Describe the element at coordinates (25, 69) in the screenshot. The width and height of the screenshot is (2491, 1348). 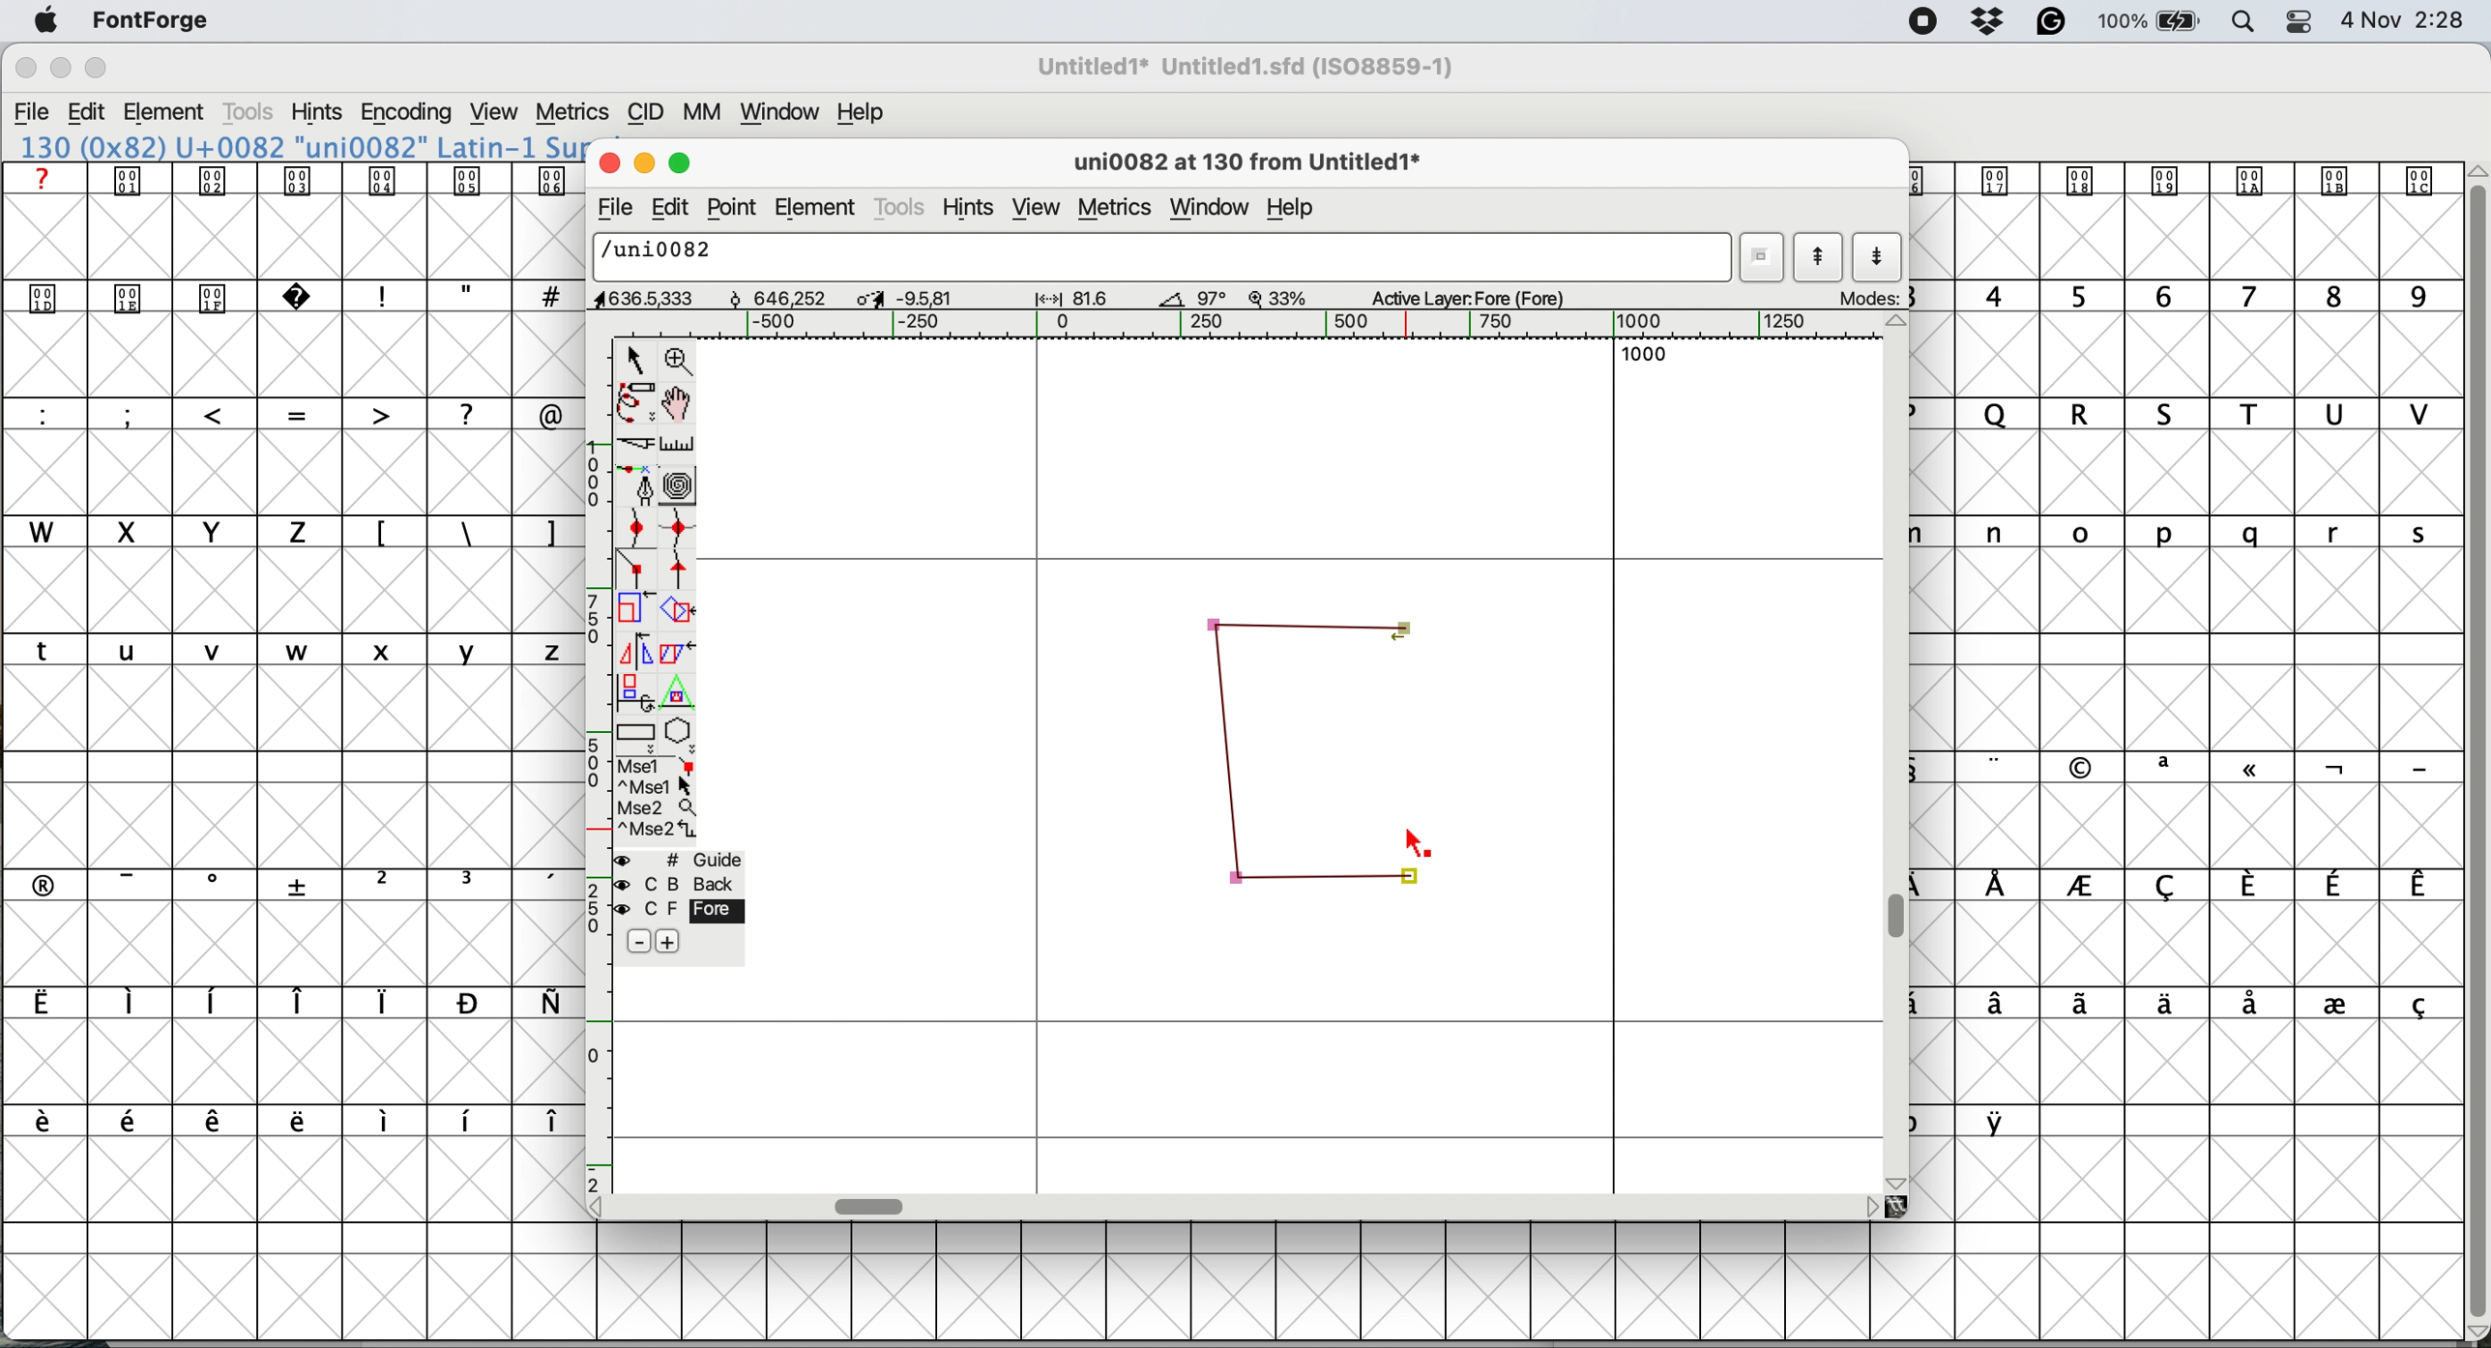
I see `close` at that location.